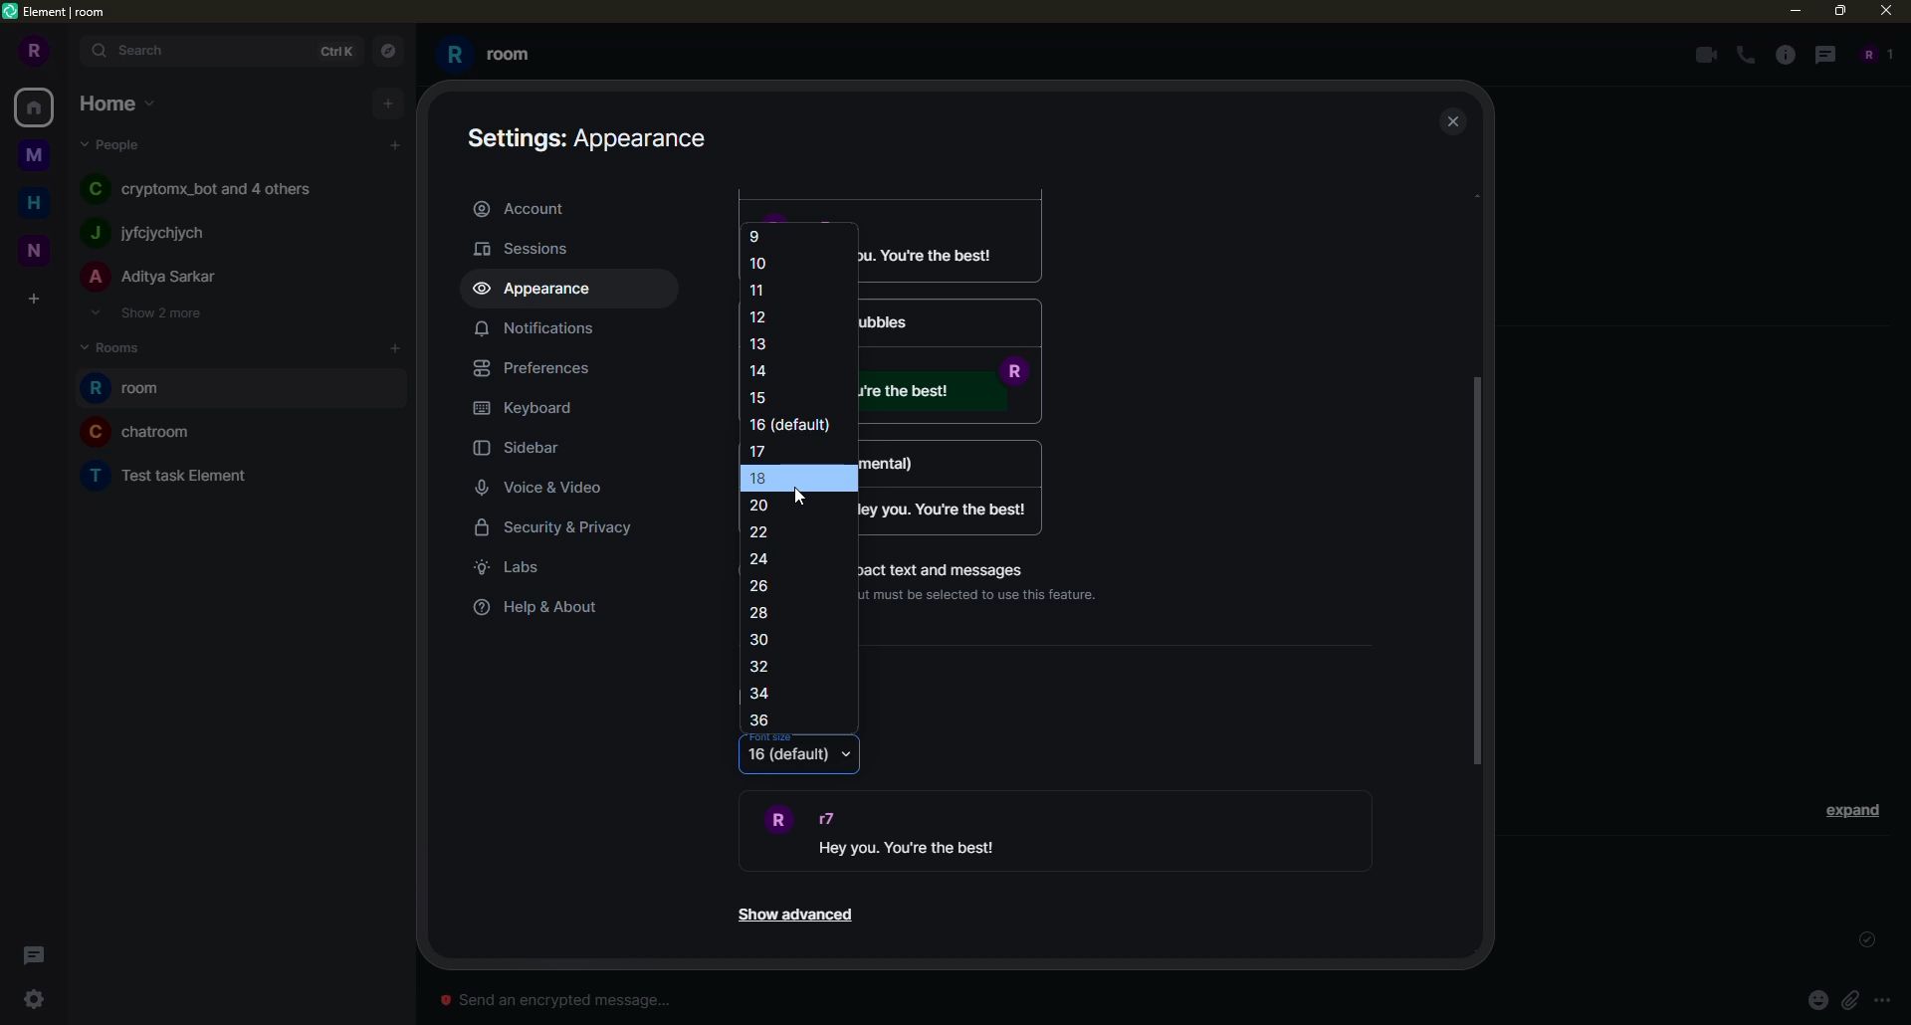  Describe the element at coordinates (782, 478) in the screenshot. I see `18` at that location.